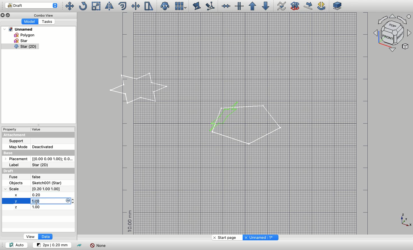 The width and height of the screenshot is (413, 250). What do you see at coordinates (406, 220) in the screenshot?
I see `Axis` at bounding box center [406, 220].